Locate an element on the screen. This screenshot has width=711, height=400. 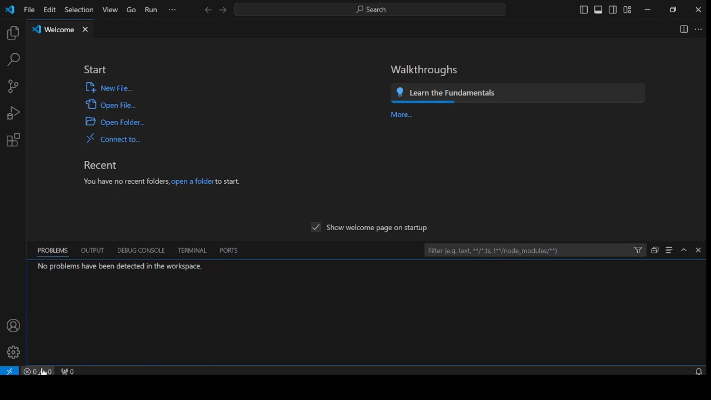
connect to is located at coordinates (115, 139).